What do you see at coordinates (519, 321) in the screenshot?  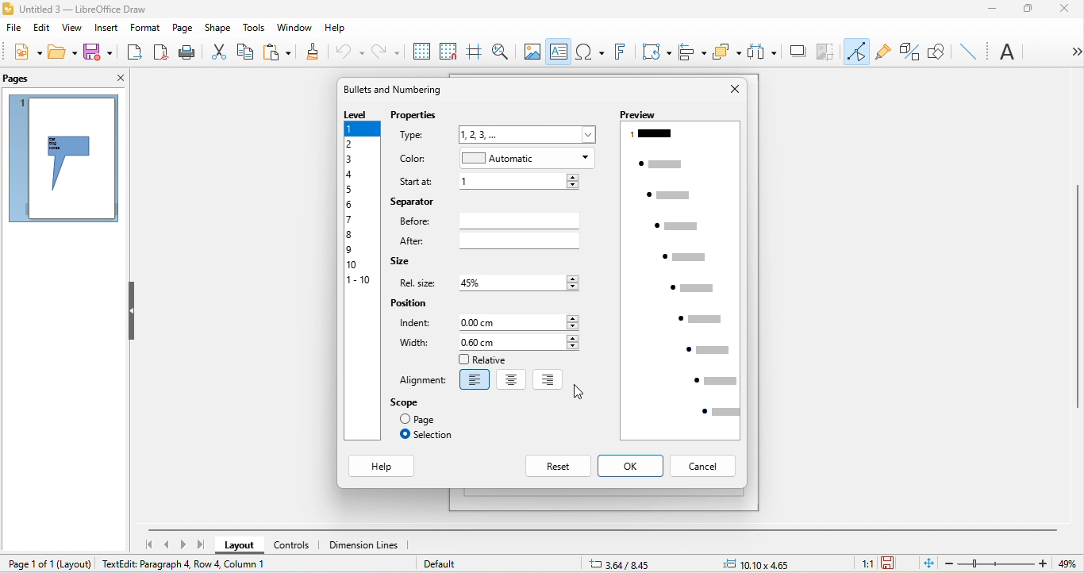 I see `0.00 cm` at bounding box center [519, 321].